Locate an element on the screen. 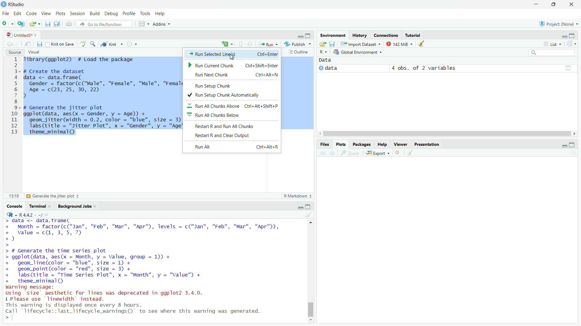 The height and width of the screenshot is (326, 581). Run All is located at coordinates (235, 146).